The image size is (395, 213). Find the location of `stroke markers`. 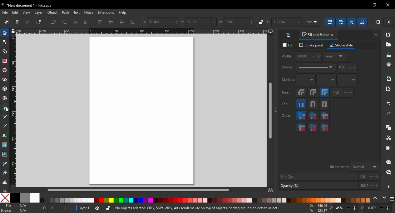

stroke markers is located at coordinates (313, 127).